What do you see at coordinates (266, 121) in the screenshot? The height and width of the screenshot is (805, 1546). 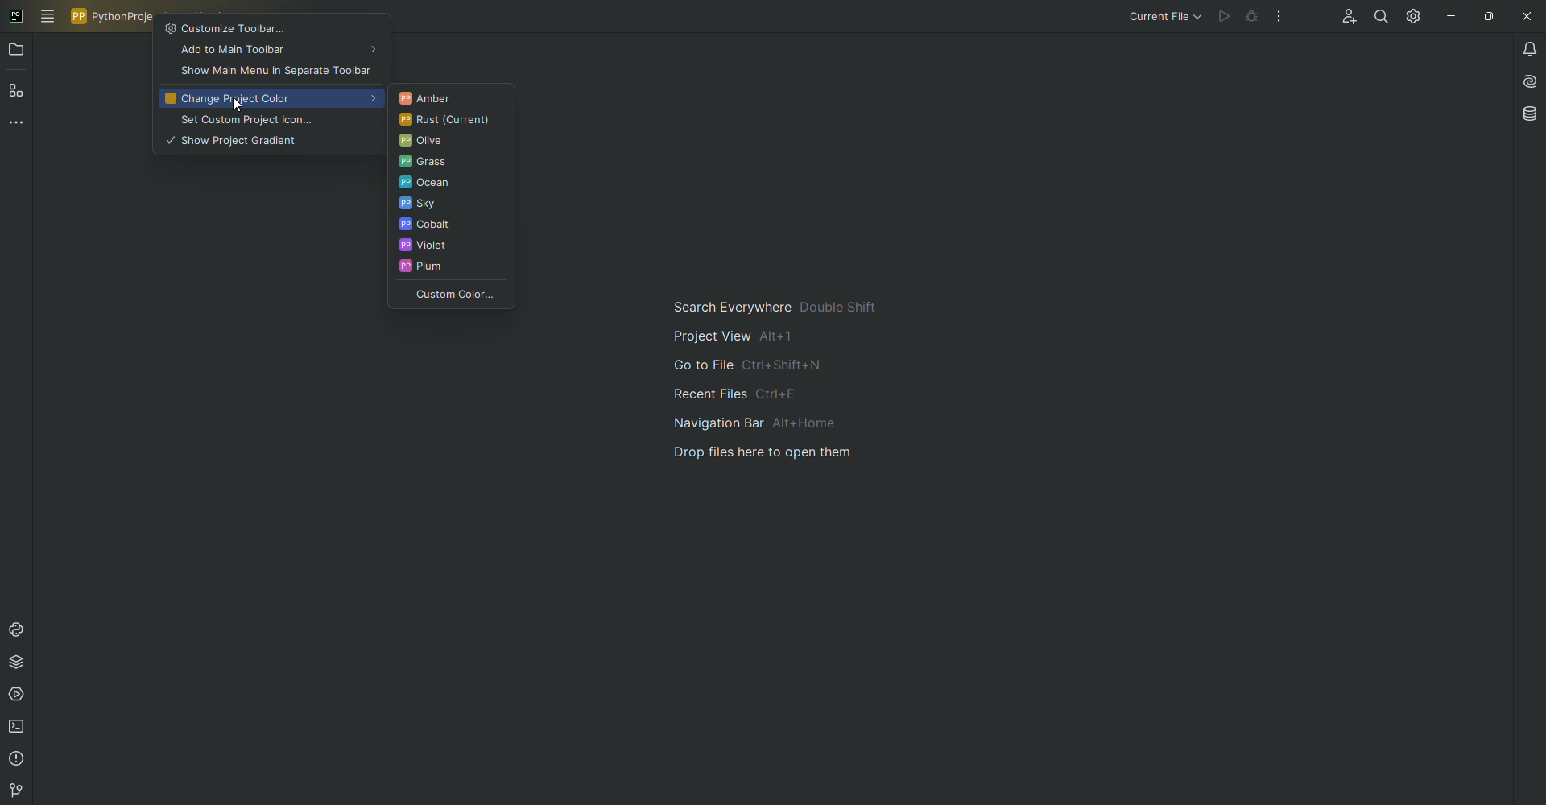 I see `Set Custom Icon` at bounding box center [266, 121].